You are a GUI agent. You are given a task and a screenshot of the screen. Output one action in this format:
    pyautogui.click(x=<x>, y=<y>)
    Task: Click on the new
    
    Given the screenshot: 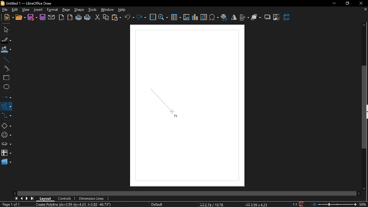 What is the action you would take?
    pyautogui.click(x=9, y=17)
    